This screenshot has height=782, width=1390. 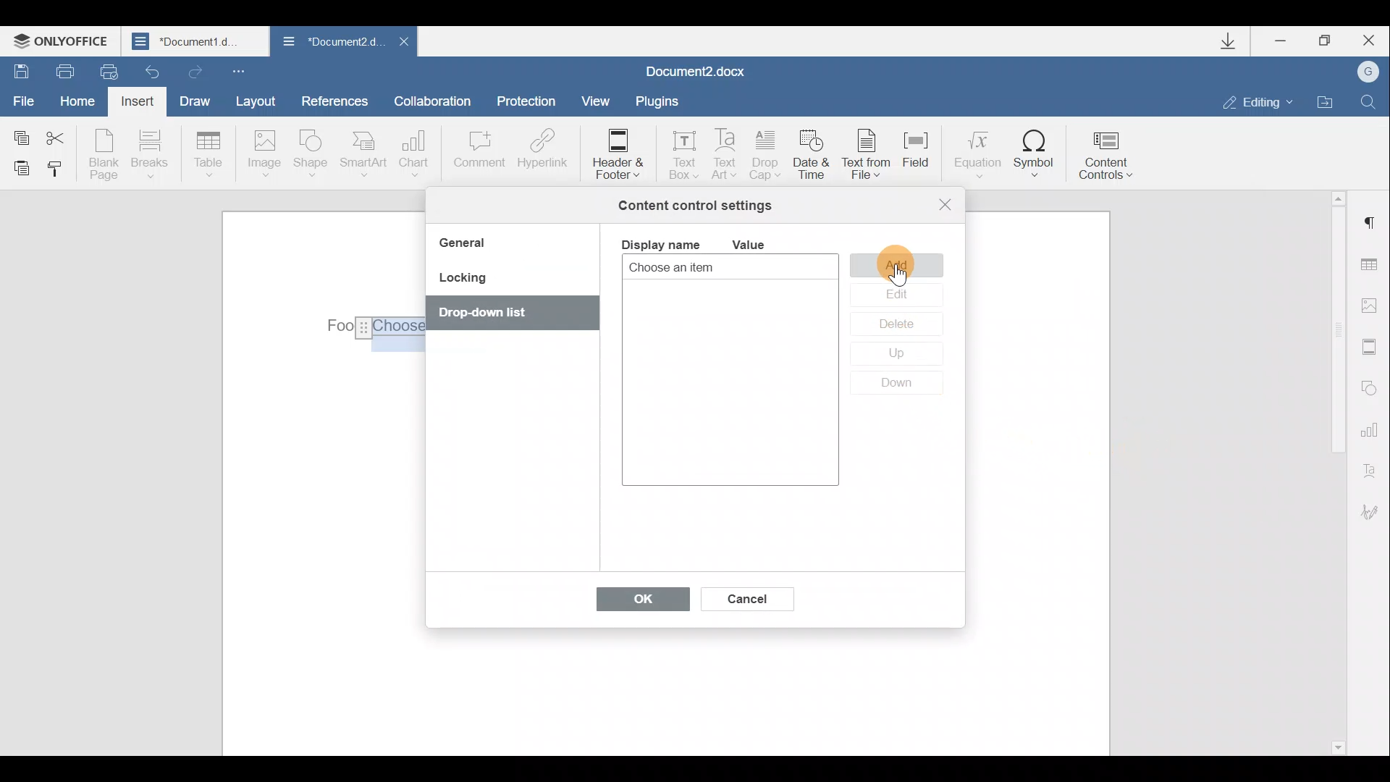 What do you see at coordinates (1373, 306) in the screenshot?
I see `Image settings` at bounding box center [1373, 306].